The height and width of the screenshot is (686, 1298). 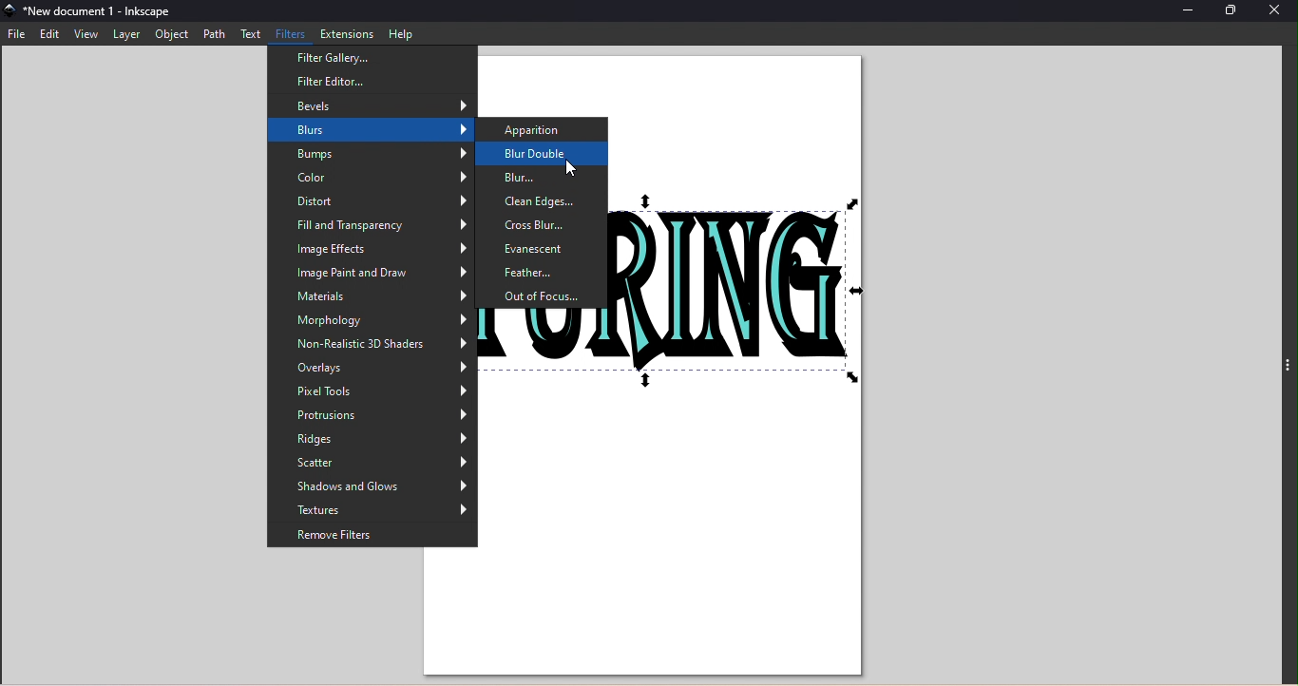 I want to click on Help, so click(x=401, y=34).